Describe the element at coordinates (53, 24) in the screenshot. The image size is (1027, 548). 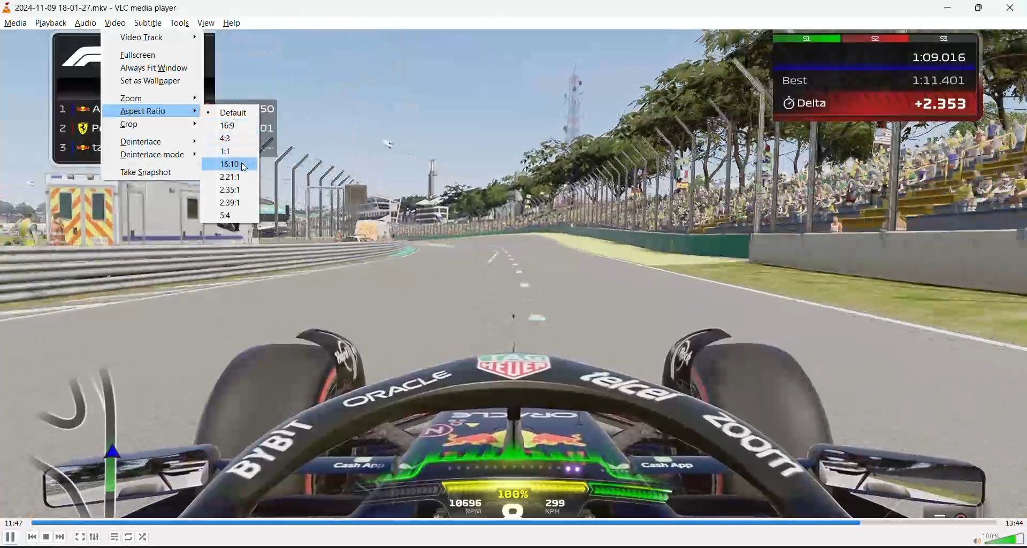
I see `playback` at that location.